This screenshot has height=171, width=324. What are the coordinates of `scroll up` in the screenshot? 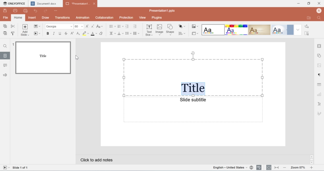 It's located at (312, 157).